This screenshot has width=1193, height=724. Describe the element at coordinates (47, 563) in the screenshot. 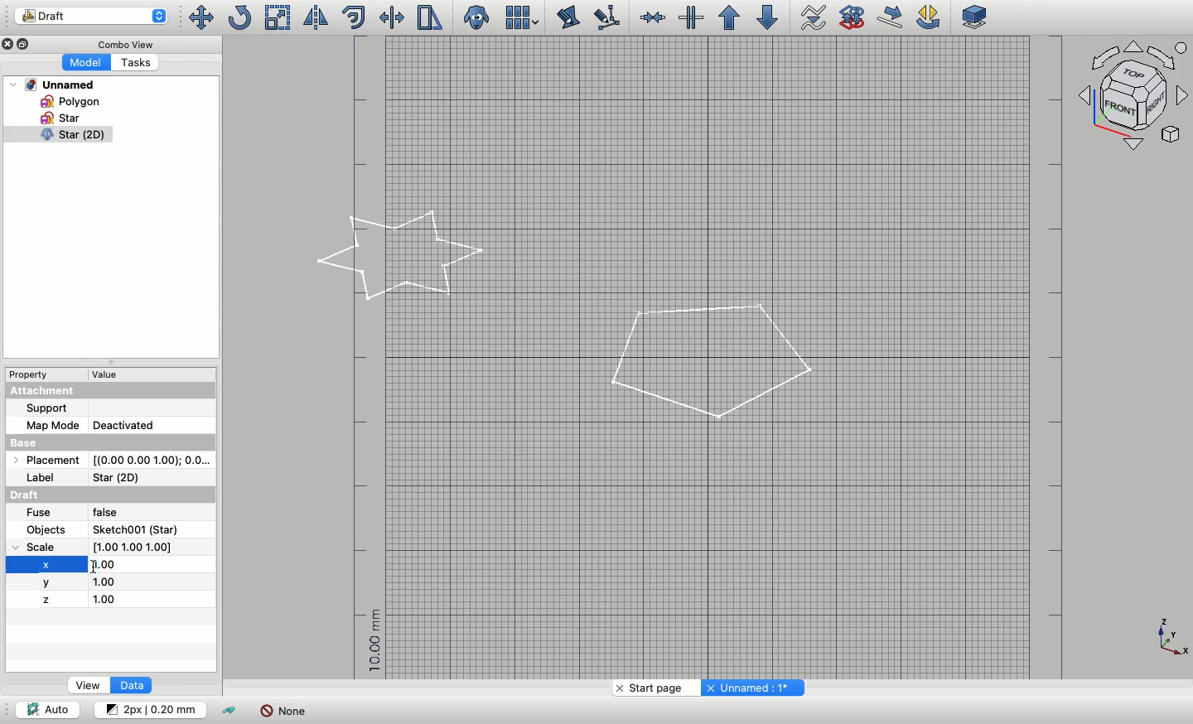

I see `X` at that location.